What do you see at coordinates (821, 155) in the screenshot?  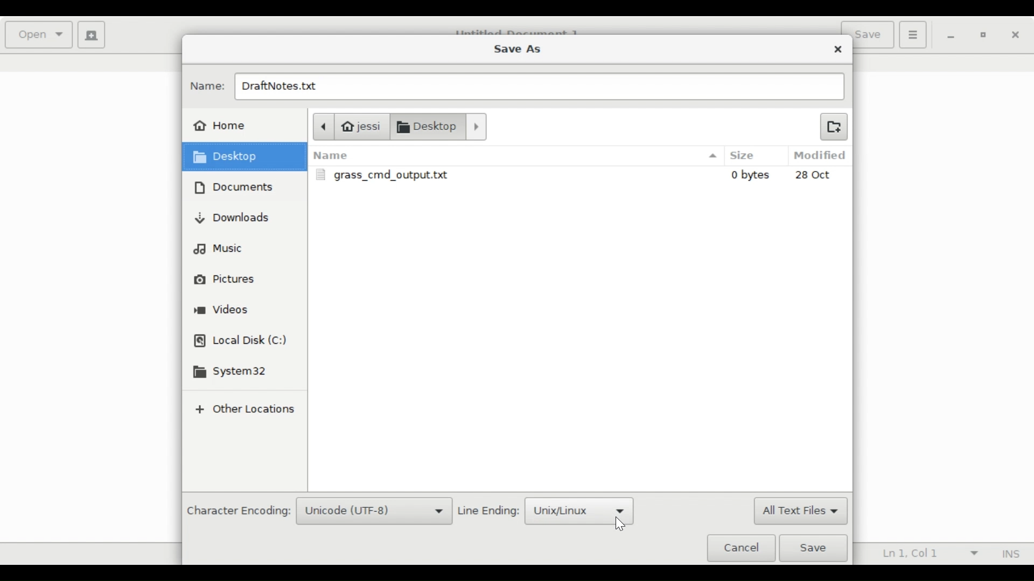 I see `Modified` at bounding box center [821, 155].